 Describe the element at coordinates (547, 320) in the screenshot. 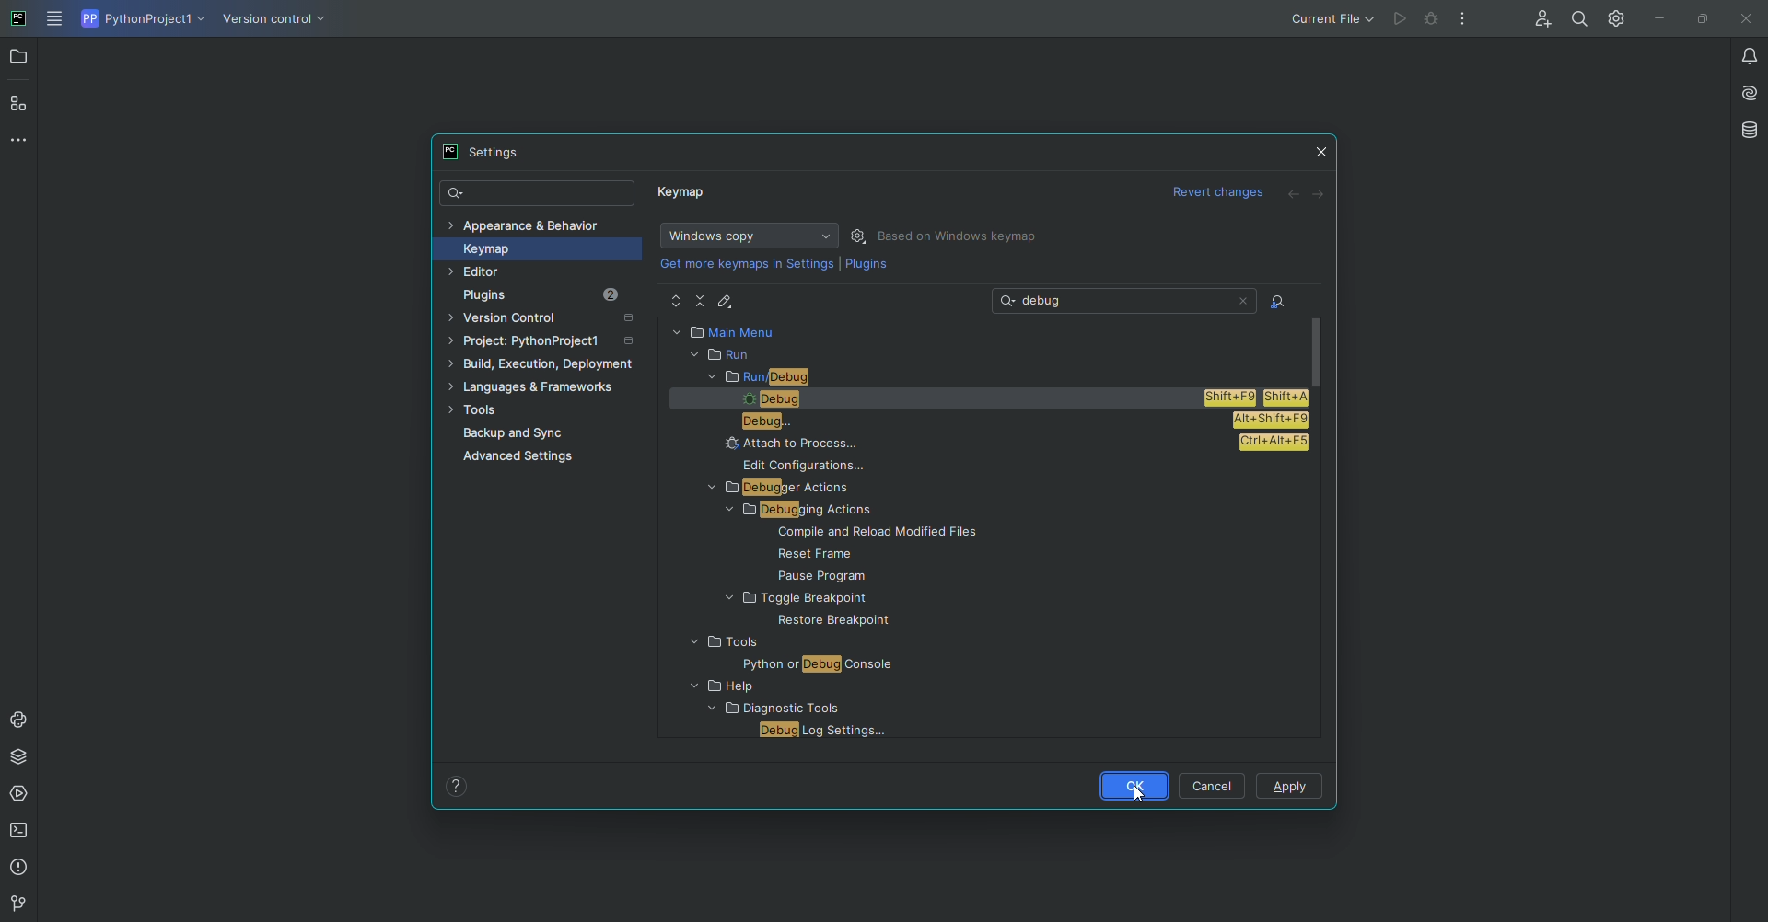

I see `Version Control` at that location.